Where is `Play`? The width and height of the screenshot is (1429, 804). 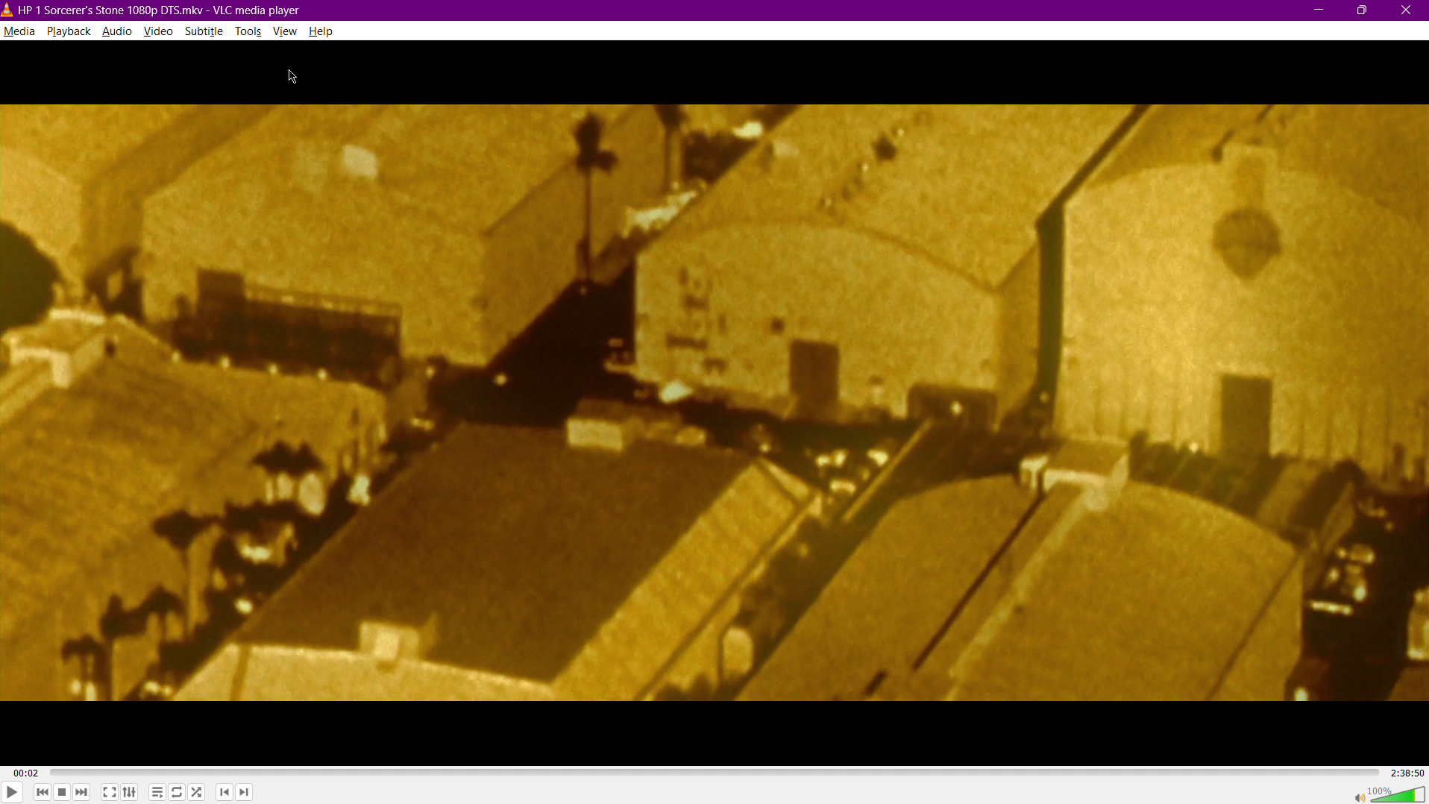
Play is located at coordinates (12, 791).